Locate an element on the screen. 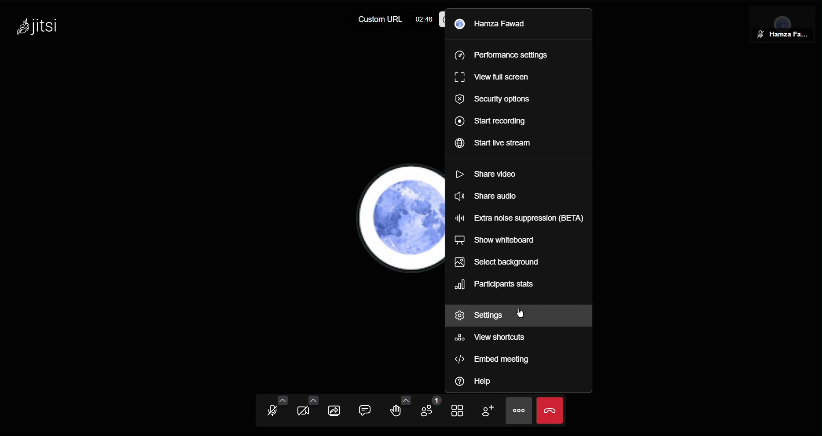 The height and width of the screenshot is (436, 822). Tile View Toggle is located at coordinates (460, 410).